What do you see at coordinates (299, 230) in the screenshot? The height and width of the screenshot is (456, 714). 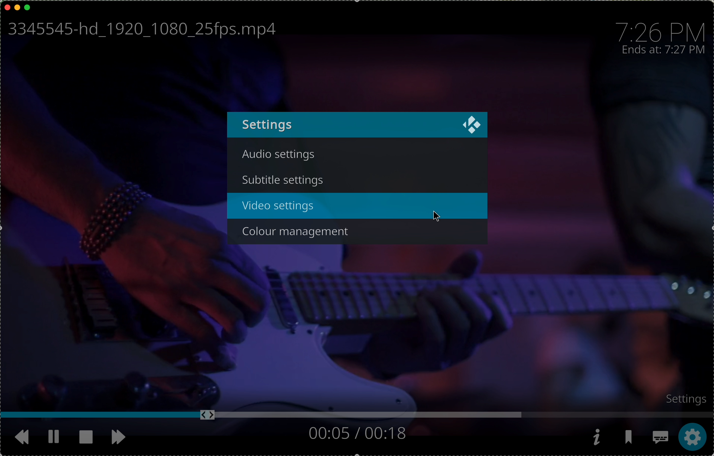 I see `colour management` at bounding box center [299, 230].